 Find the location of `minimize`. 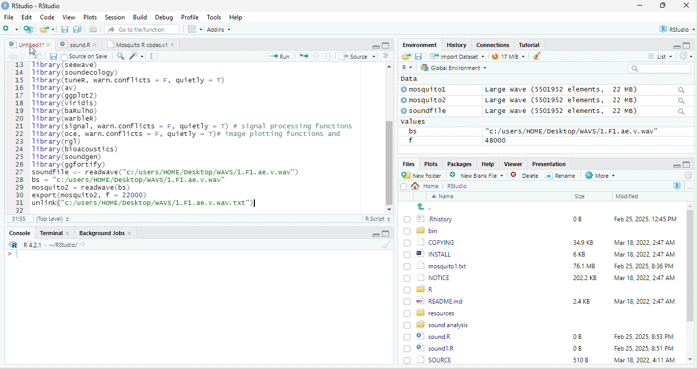

minimize is located at coordinates (640, 6).